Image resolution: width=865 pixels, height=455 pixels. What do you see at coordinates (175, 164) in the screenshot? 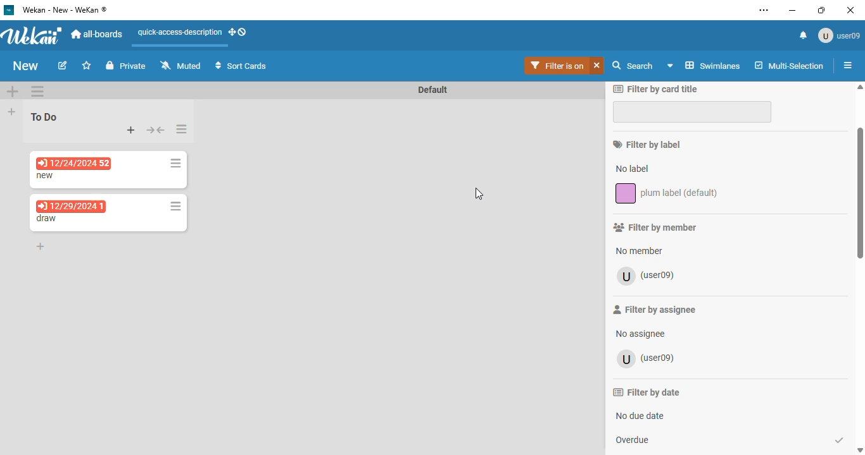
I see `card actions` at bounding box center [175, 164].